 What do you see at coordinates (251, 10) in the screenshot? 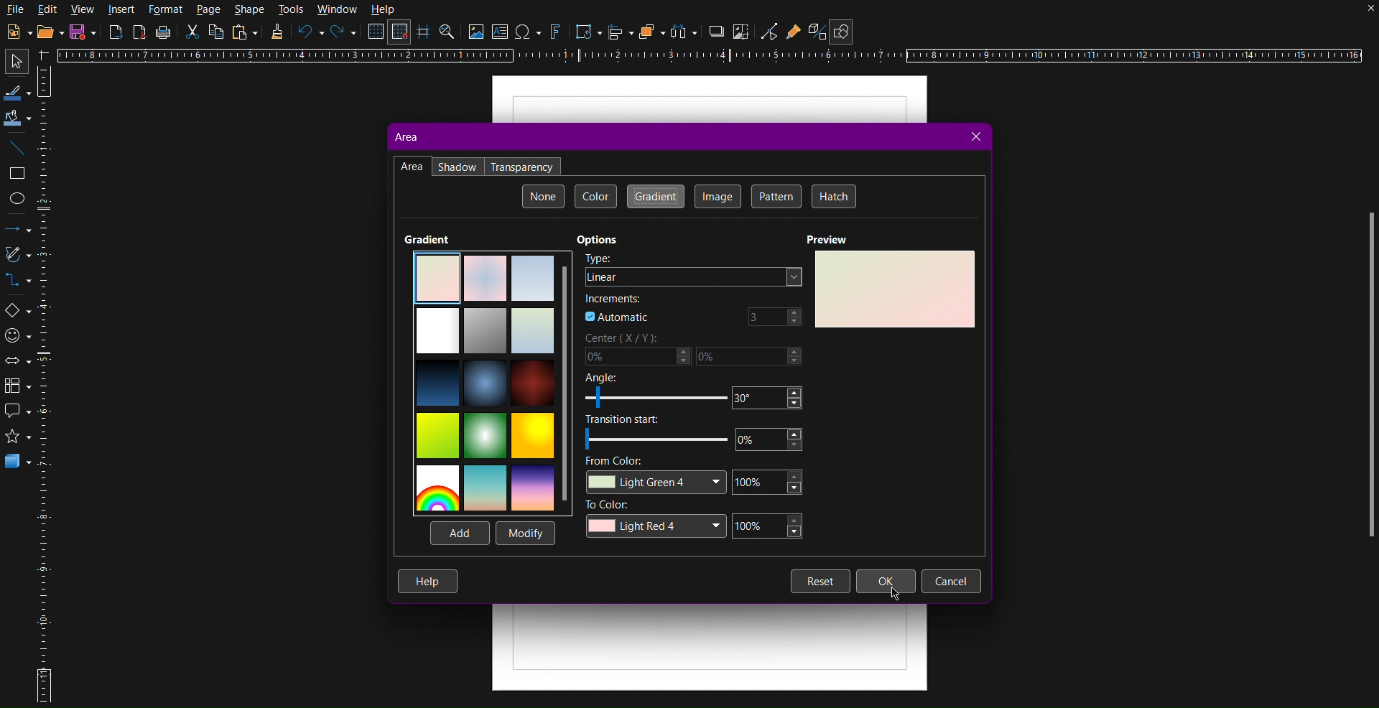
I see `Shape` at bounding box center [251, 10].